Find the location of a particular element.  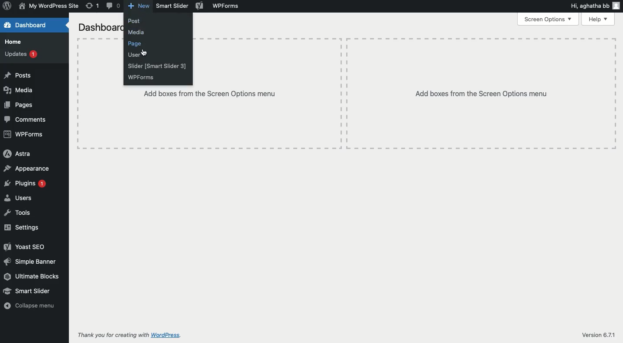

Thank you for creating with WordPress is located at coordinates (131, 335).